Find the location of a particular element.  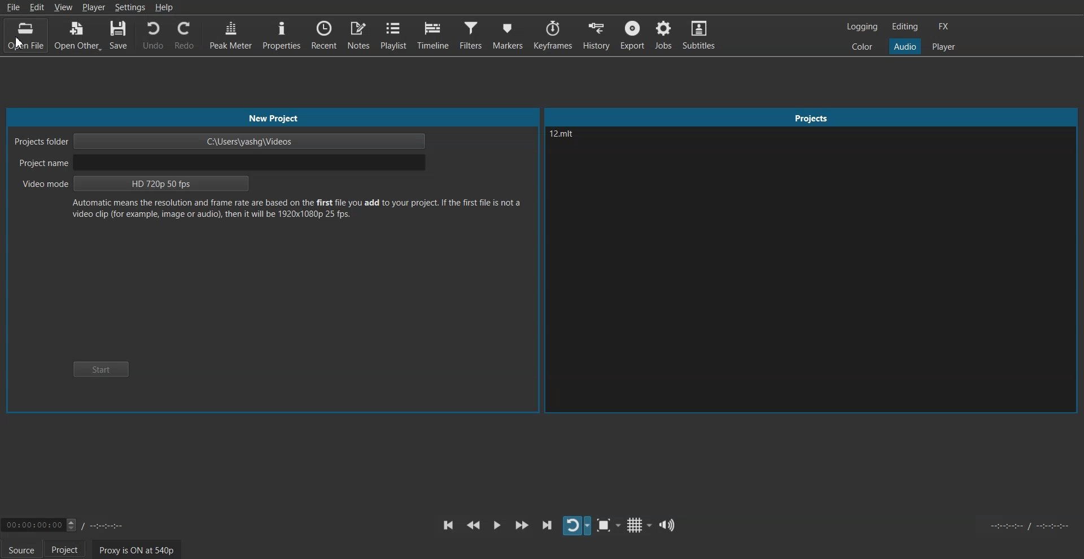

File is located at coordinates (14, 8).